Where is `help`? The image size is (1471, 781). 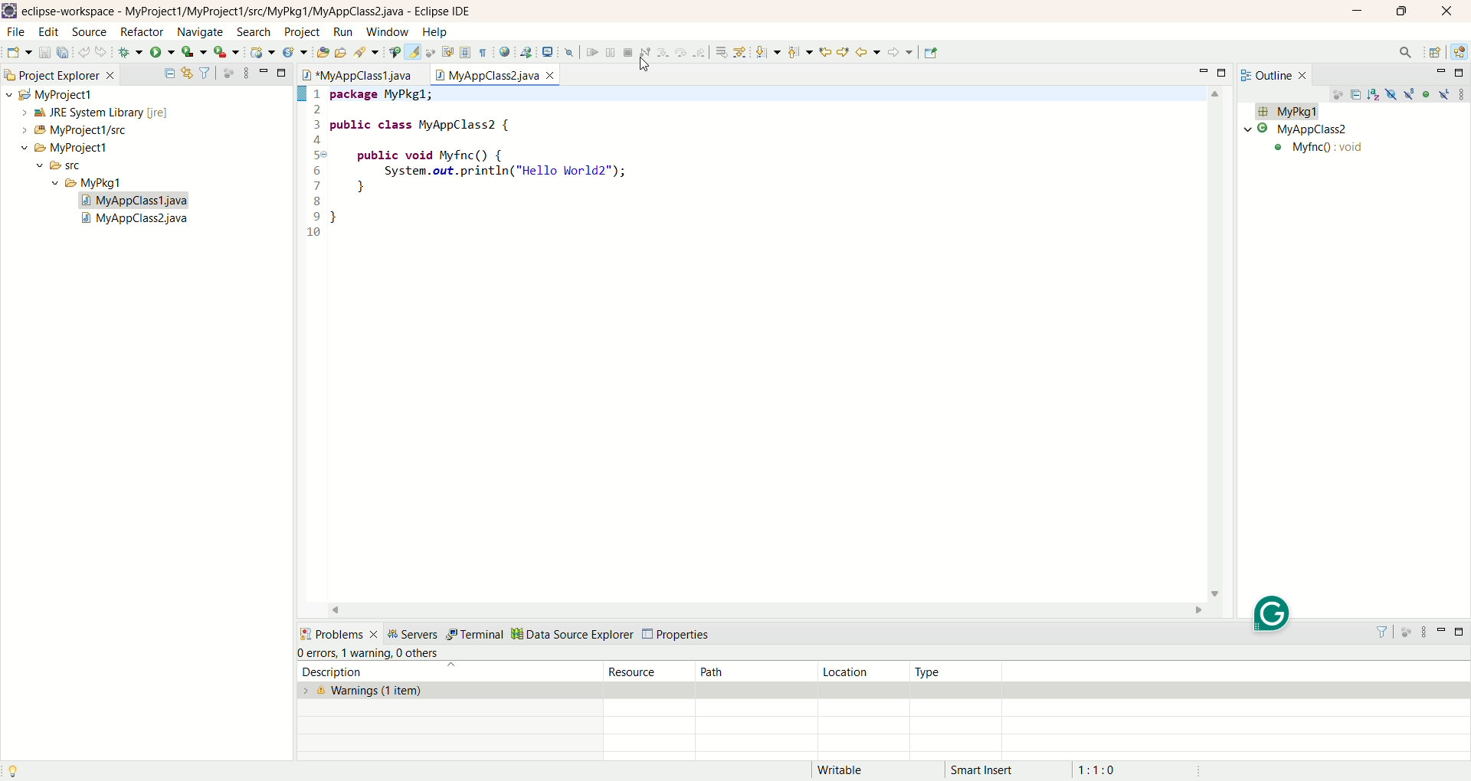
help is located at coordinates (434, 33).